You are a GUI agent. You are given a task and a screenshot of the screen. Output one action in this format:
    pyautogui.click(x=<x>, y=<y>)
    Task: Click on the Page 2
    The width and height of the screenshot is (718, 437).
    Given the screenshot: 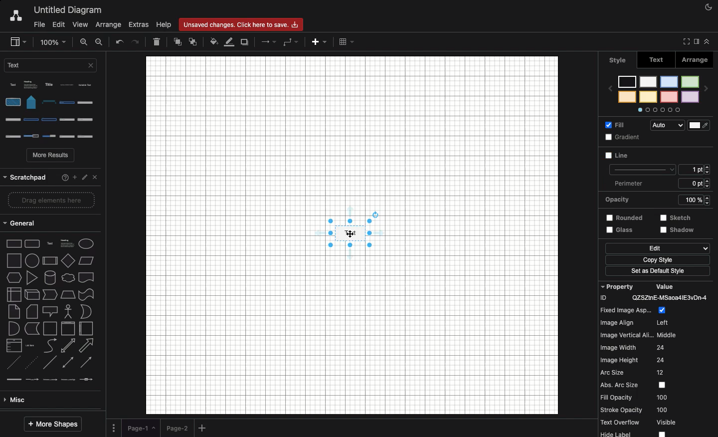 What is the action you would take?
    pyautogui.click(x=177, y=428)
    